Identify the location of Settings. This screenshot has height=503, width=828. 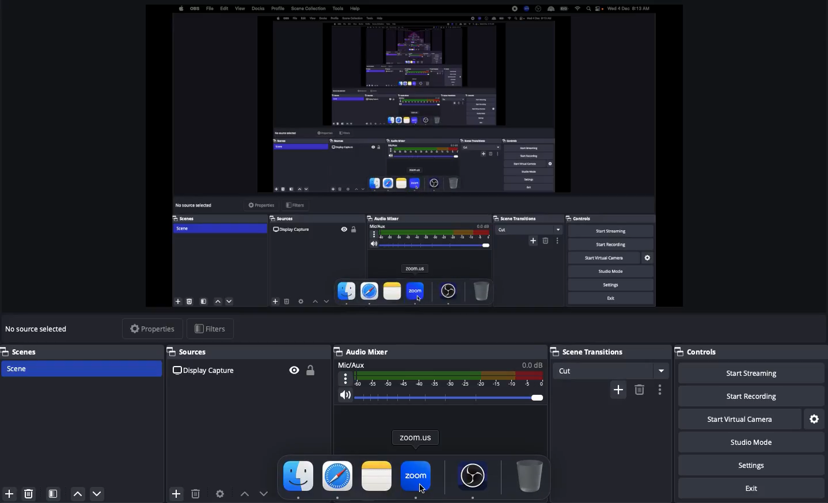
(814, 417).